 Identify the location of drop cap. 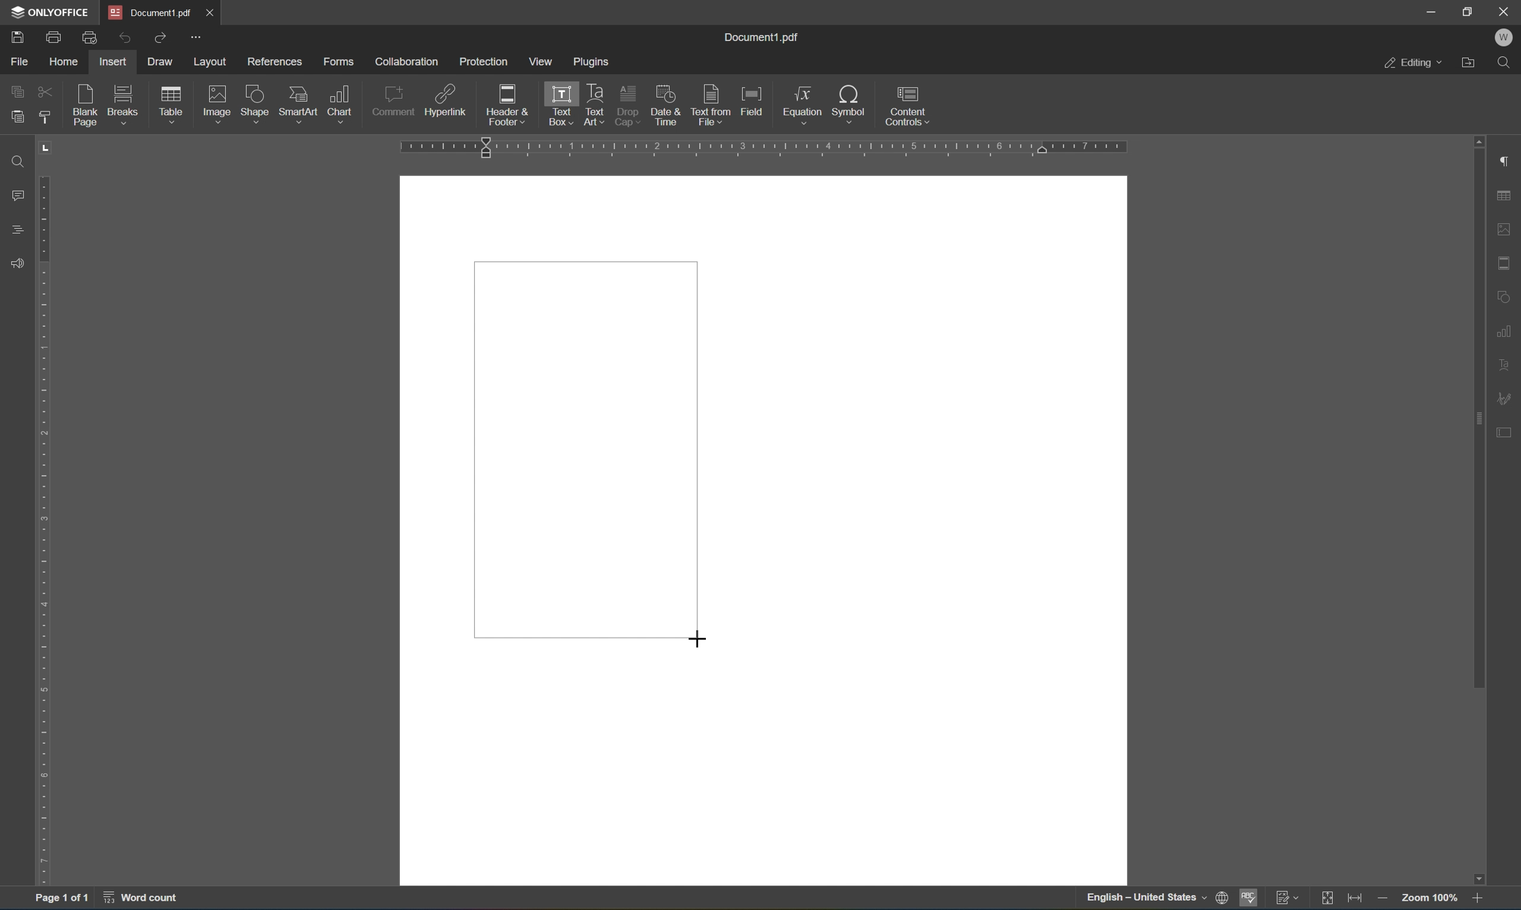
(627, 104).